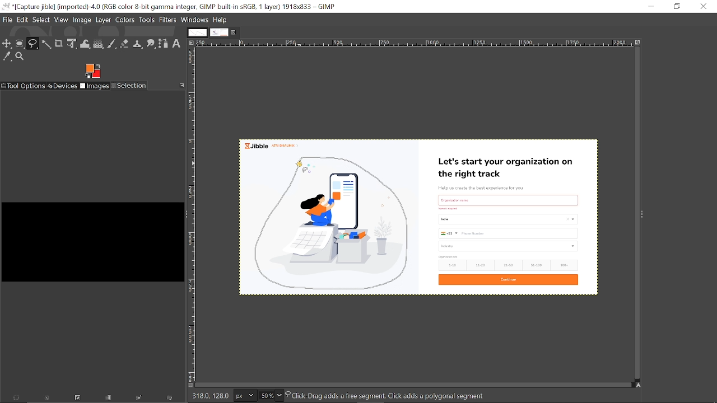 The image size is (717, 403). I want to click on Color picker tool, so click(7, 56).